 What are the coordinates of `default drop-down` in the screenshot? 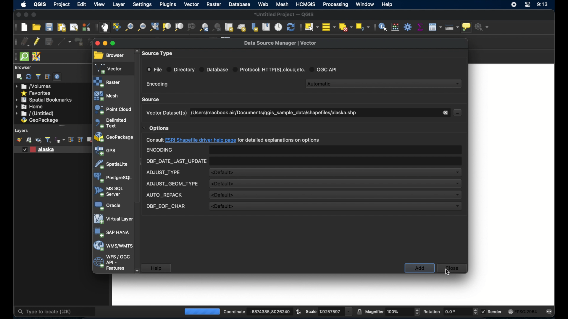 It's located at (335, 206).